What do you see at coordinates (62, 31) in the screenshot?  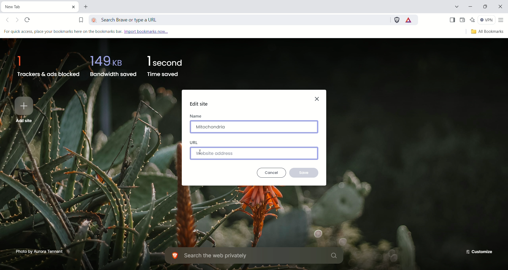 I see `For quick access, place your bookmarks here on the bookmarks bar.` at bounding box center [62, 31].